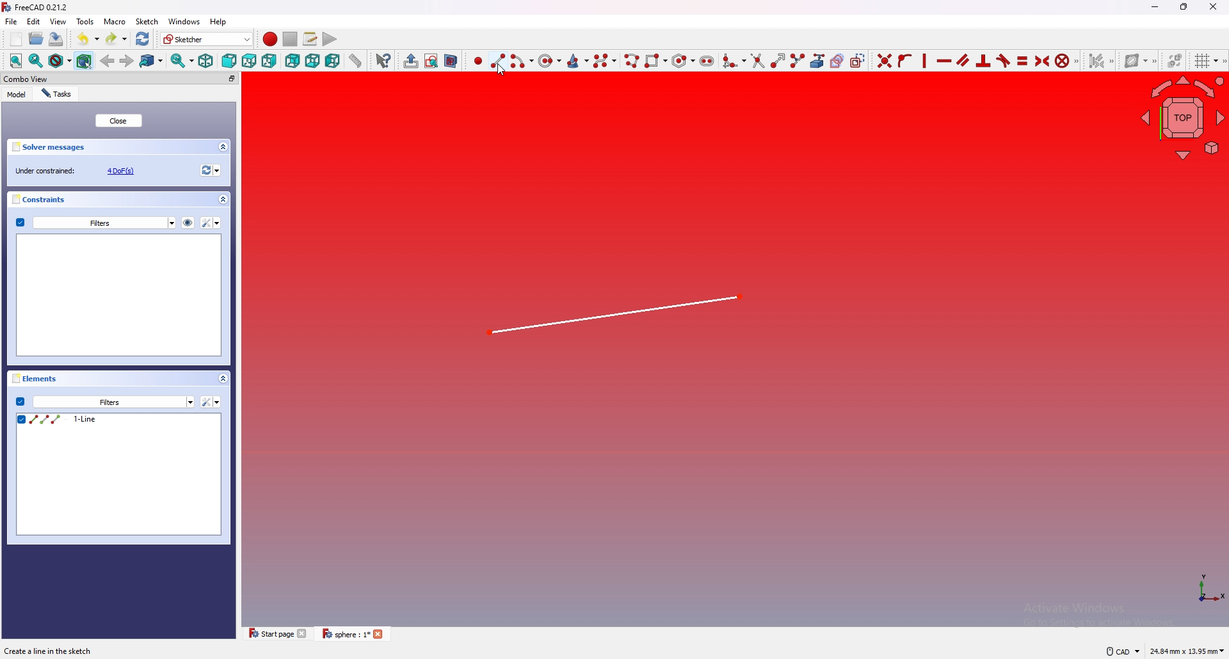 The image size is (1229, 659). Describe the element at coordinates (20, 223) in the screenshot. I see `Check` at that location.